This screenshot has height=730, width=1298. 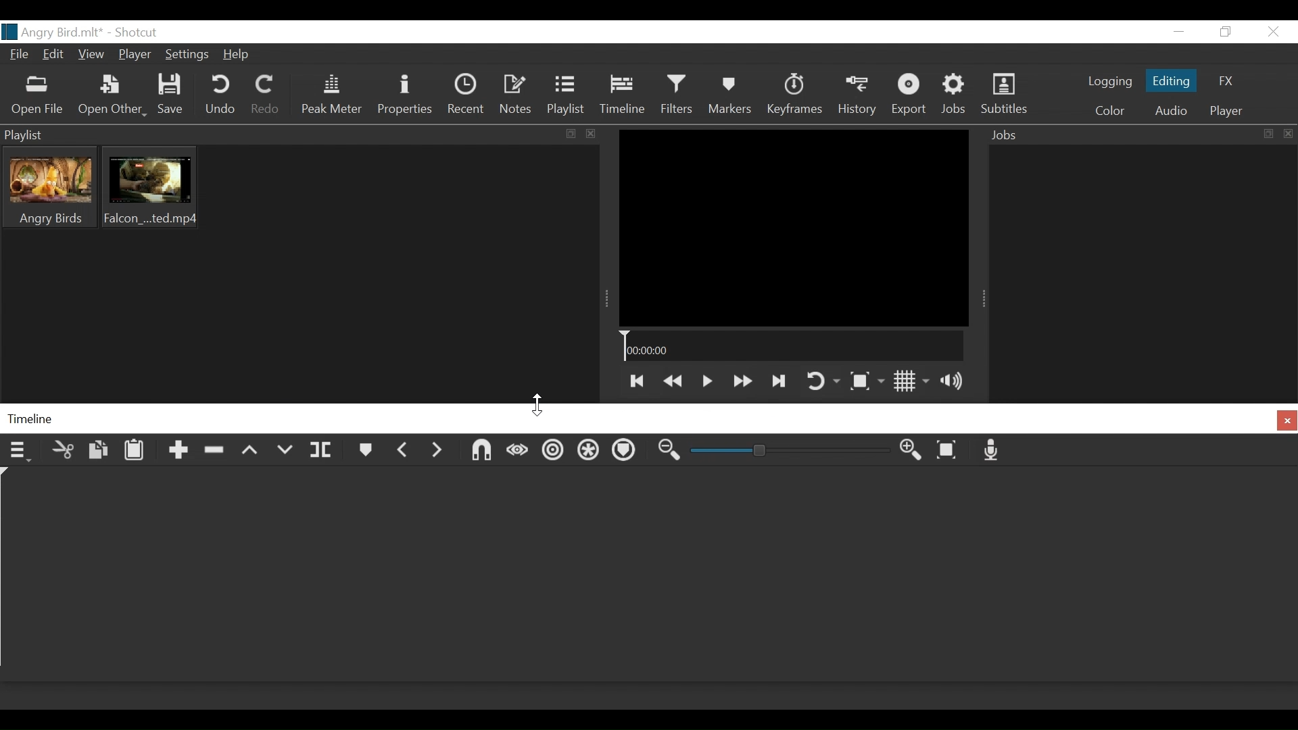 What do you see at coordinates (793, 95) in the screenshot?
I see `Keyframes` at bounding box center [793, 95].